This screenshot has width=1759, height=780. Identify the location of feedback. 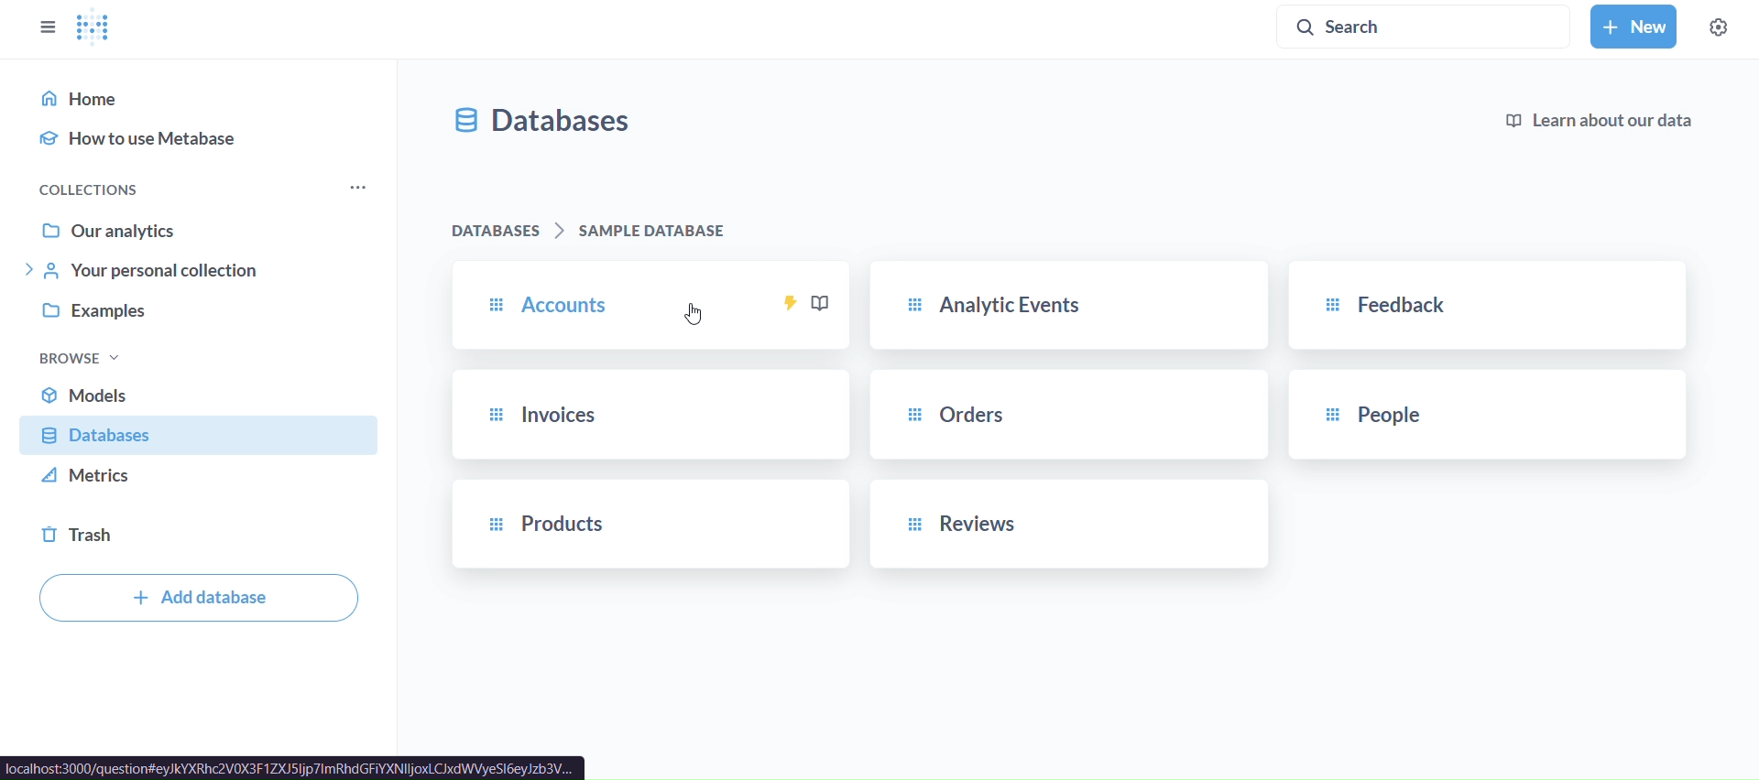
(1490, 302).